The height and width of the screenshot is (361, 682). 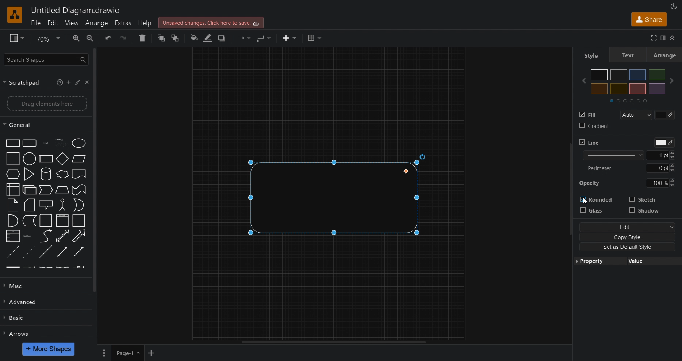 I want to click on Format, so click(x=662, y=38).